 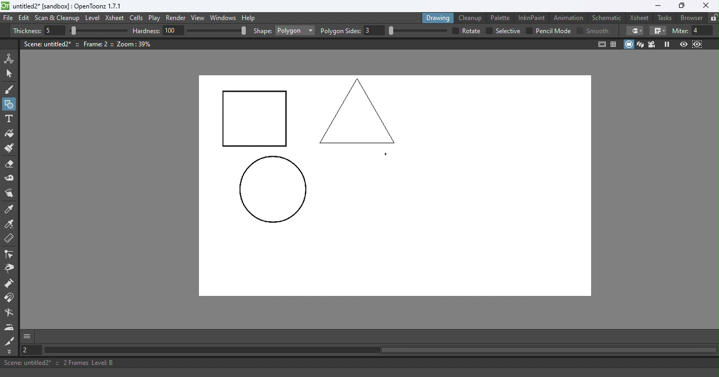 What do you see at coordinates (615, 44) in the screenshot?
I see `Field guide` at bounding box center [615, 44].